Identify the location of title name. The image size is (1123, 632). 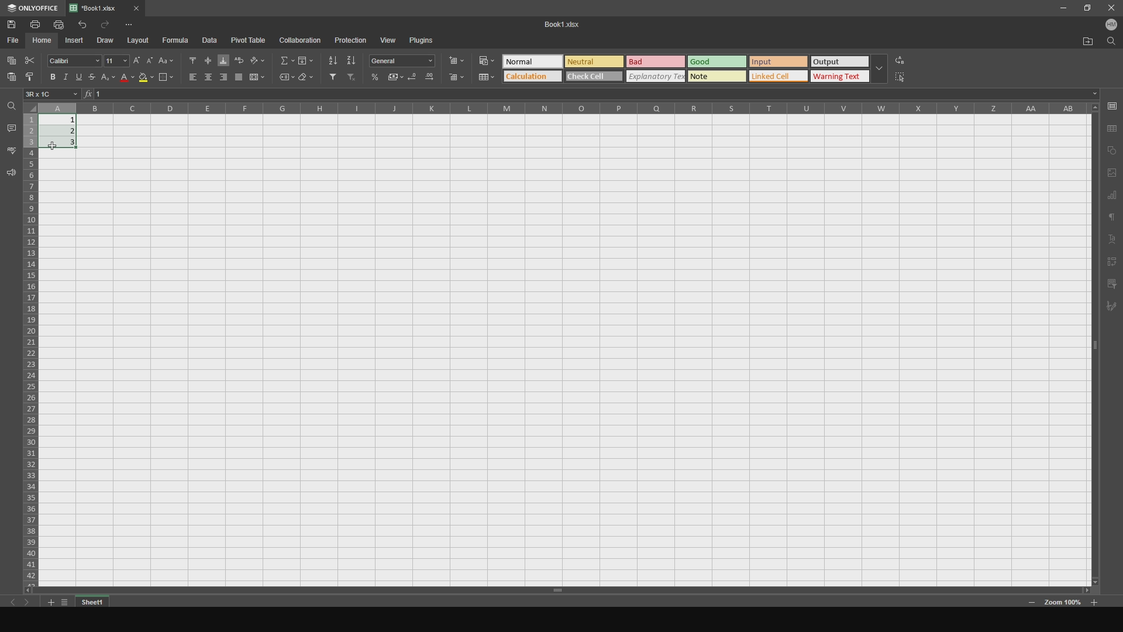
(559, 24).